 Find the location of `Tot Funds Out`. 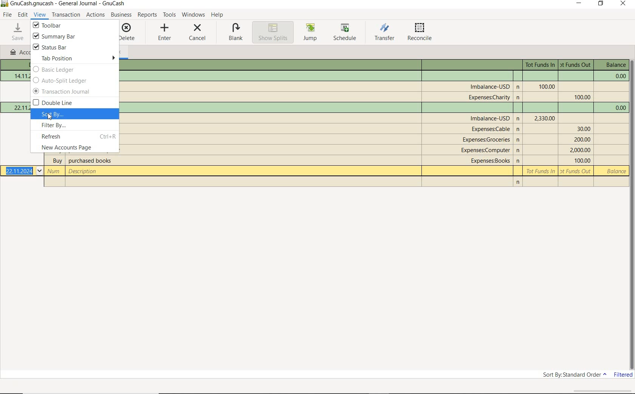

Tot Funds Out is located at coordinates (582, 97).